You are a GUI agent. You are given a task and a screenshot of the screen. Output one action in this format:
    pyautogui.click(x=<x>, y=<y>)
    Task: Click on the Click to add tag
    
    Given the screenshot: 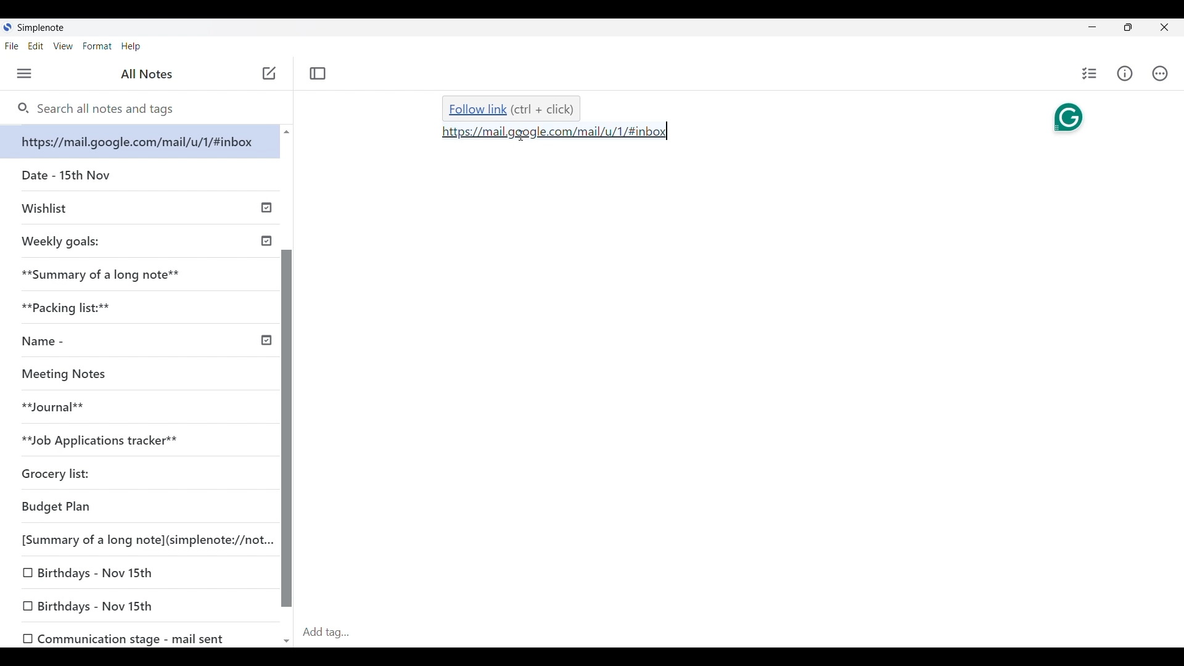 What is the action you would take?
    pyautogui.click(x=741, y=633)
    